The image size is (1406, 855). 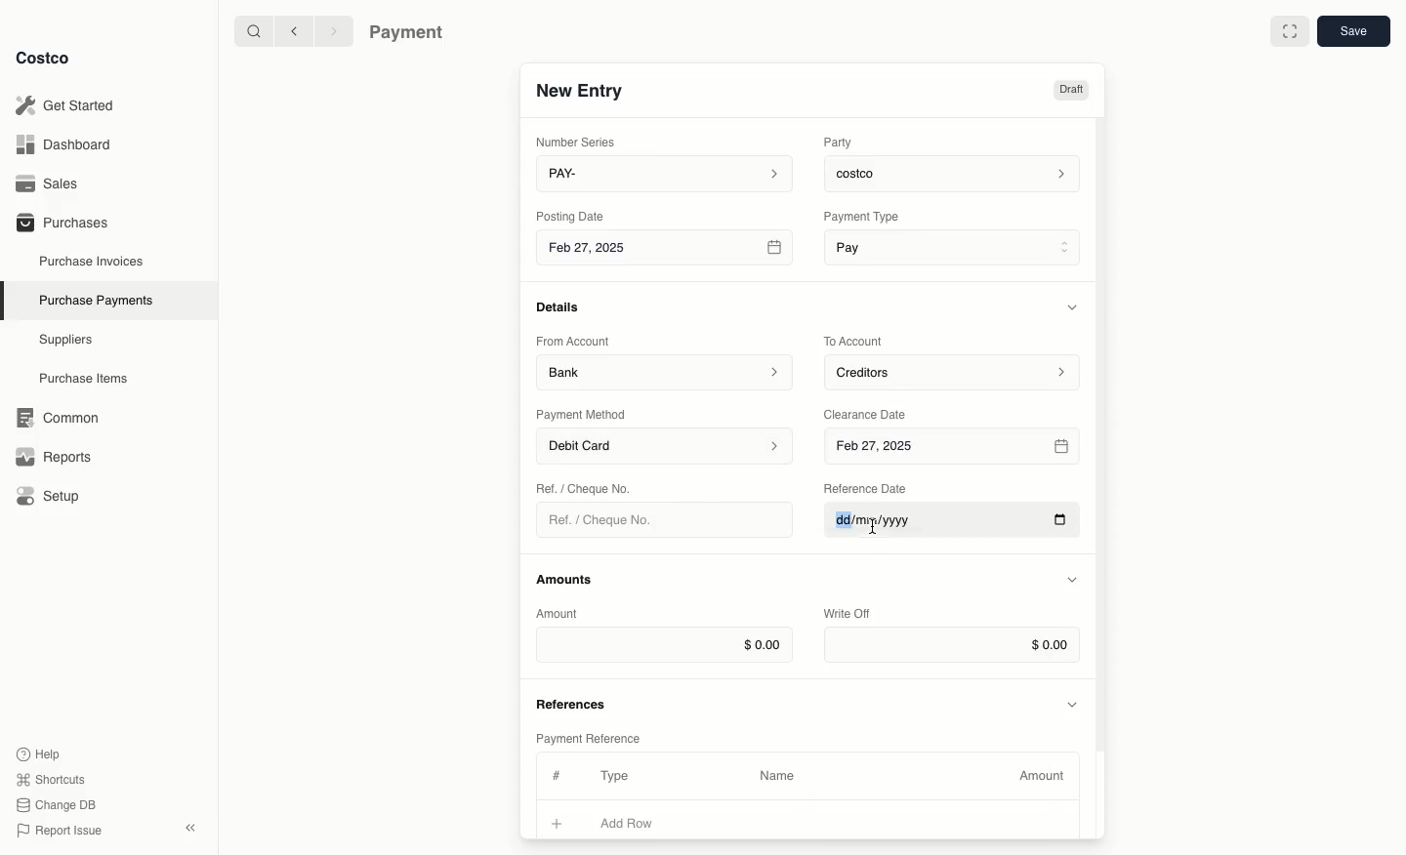 What do you see at coordinates (955, 246) in the screenshot?
I see `Pay` at bounding box center [955, 246].